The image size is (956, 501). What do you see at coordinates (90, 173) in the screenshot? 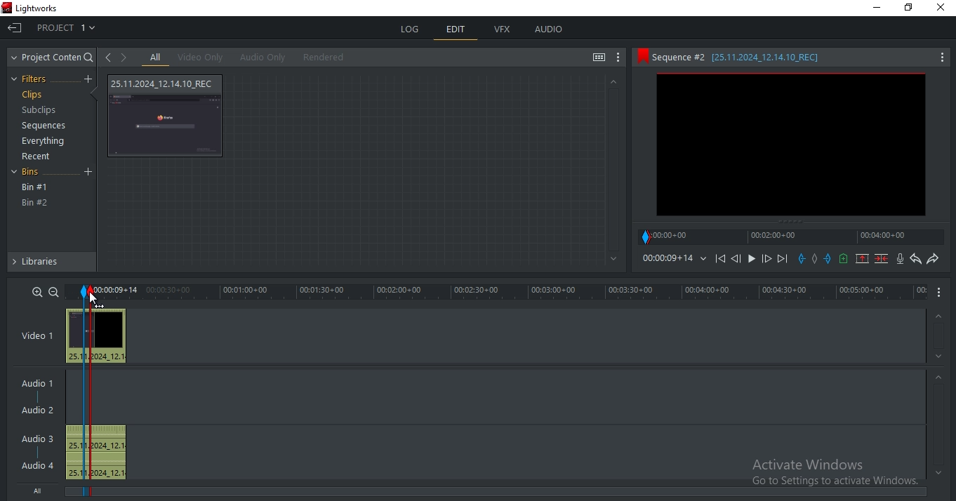
I see `Add Bin` at bounding box center [90, 173].